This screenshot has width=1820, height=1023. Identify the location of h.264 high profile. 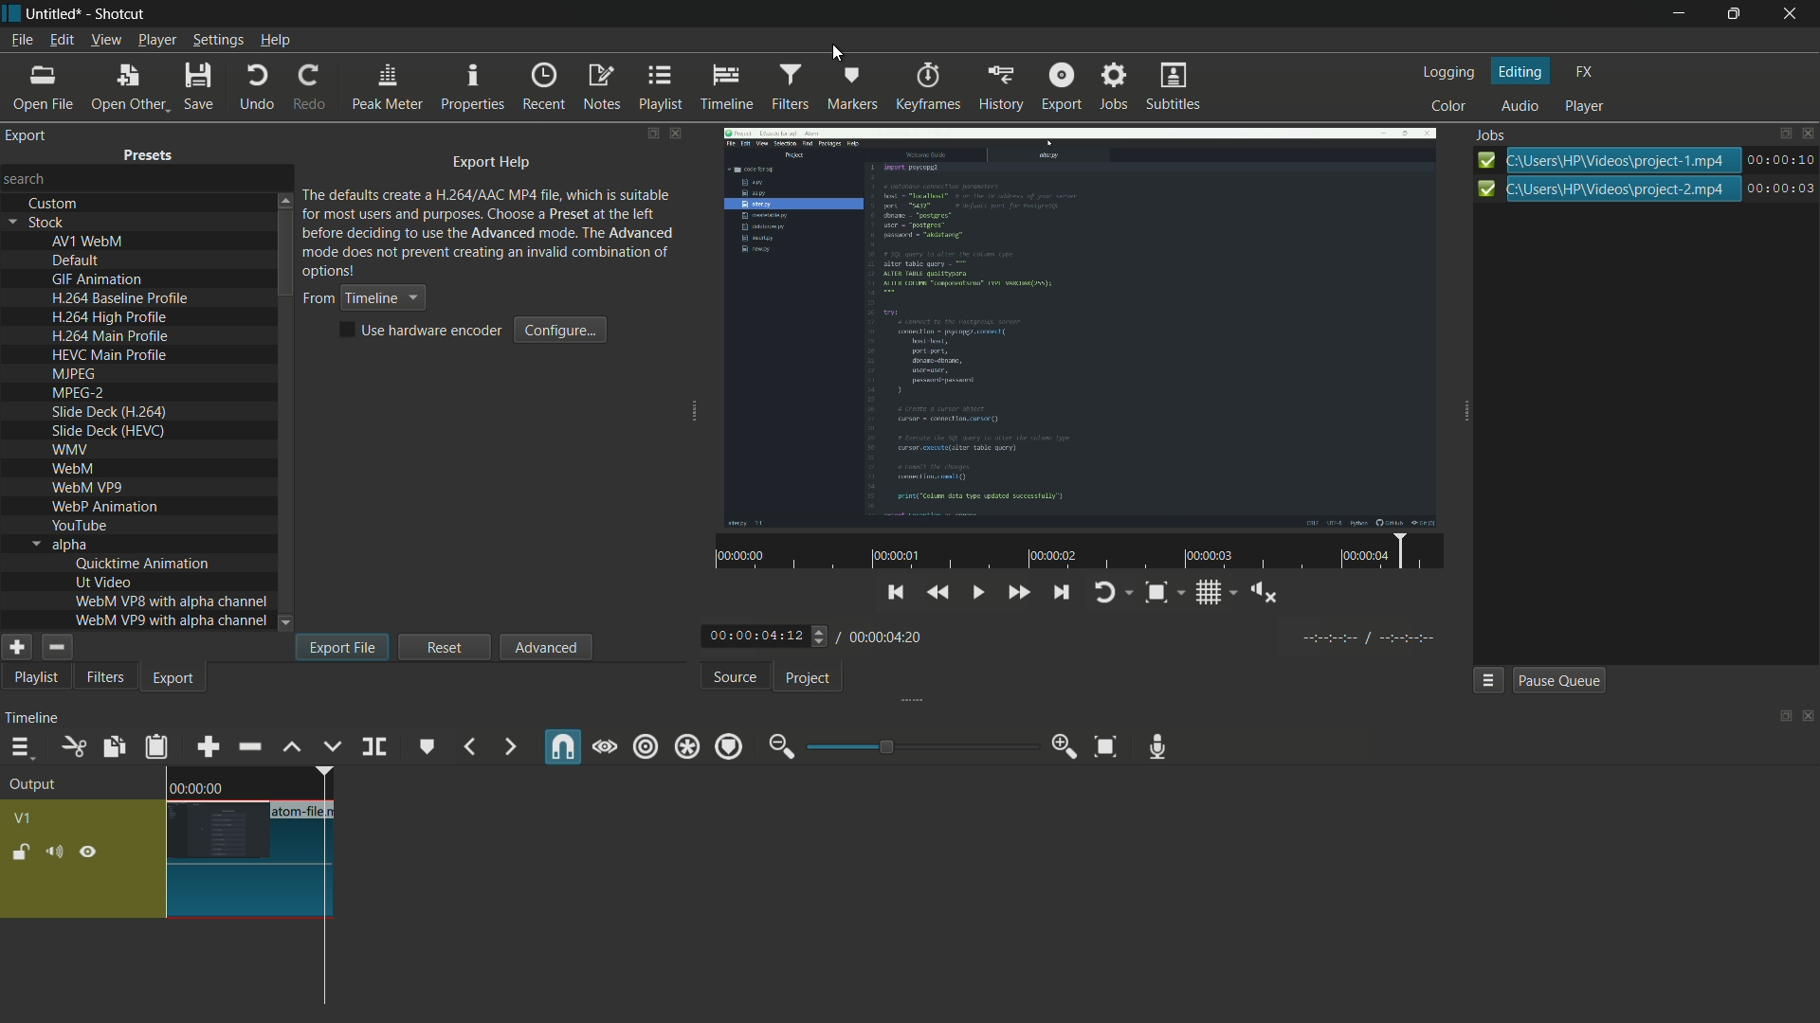
(110, 318).